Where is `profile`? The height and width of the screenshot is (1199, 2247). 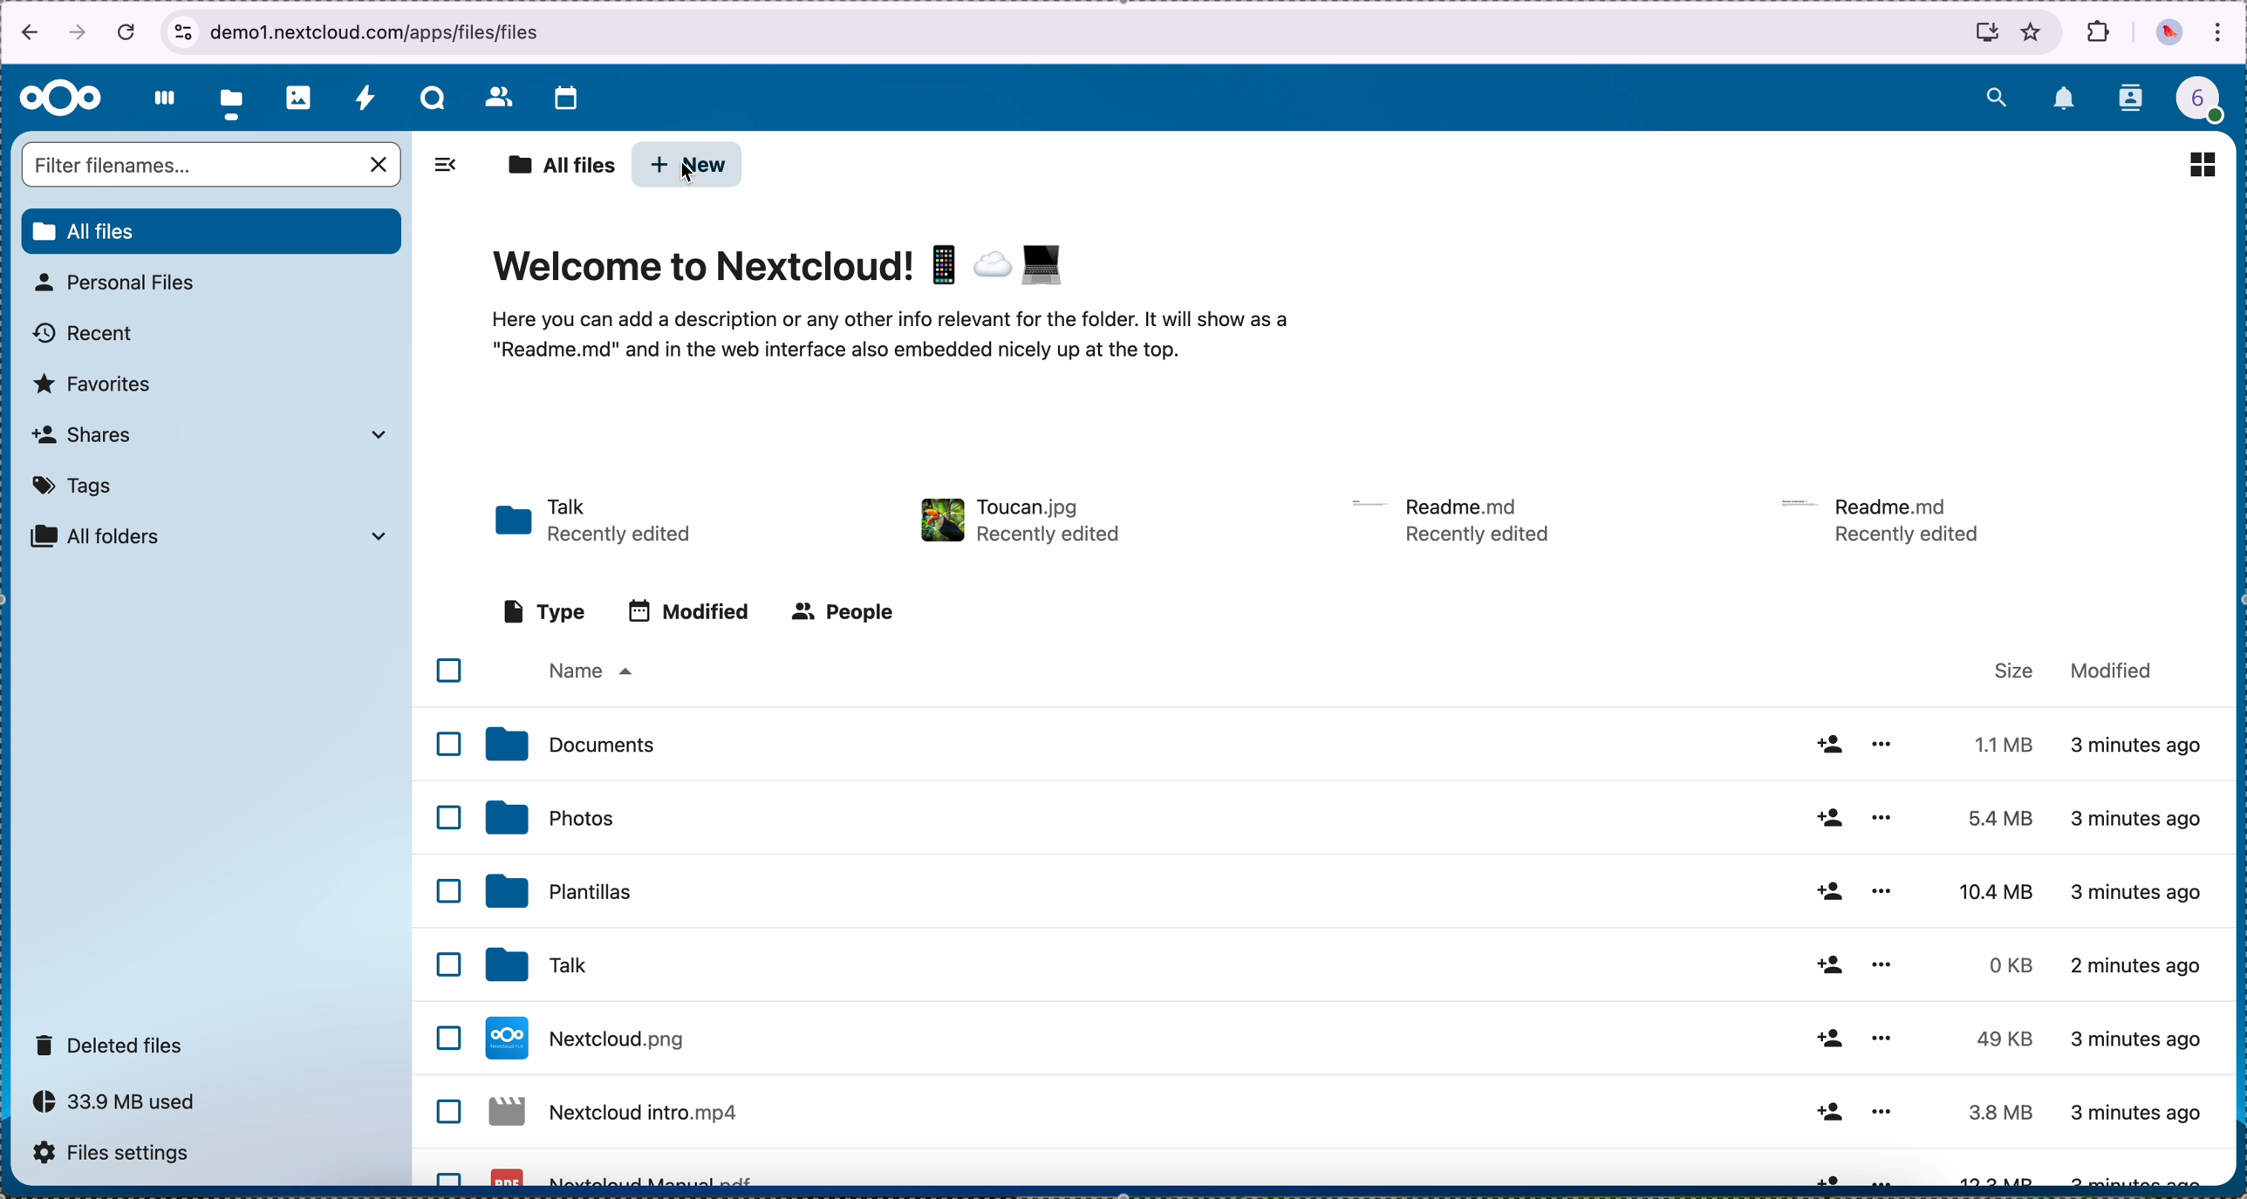
profile is located at coordinates (2210, 104).